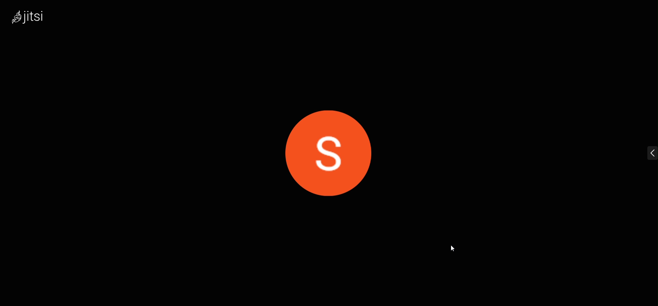 Image resolution: width=658 pixels, height=306 pixels. I want to click on cursor, so click(456, 252).